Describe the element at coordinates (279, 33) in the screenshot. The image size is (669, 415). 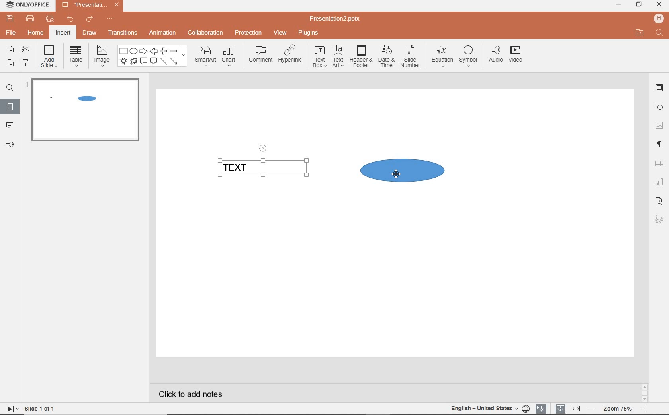
I see `view` at that location.